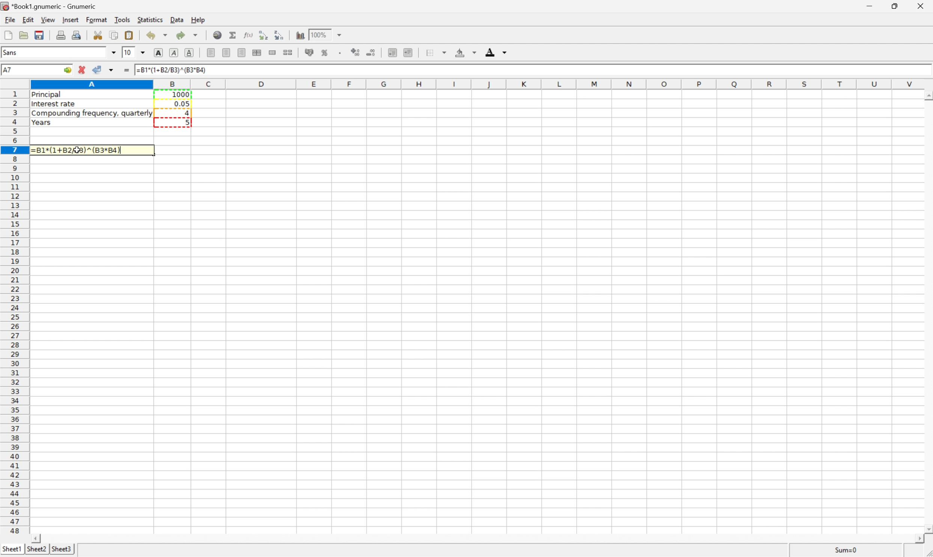 The width and height of the screenshot is (933, 557). Describe the element at coordinates (125, 71) in the screenshot. I see `enter formula` at that location.